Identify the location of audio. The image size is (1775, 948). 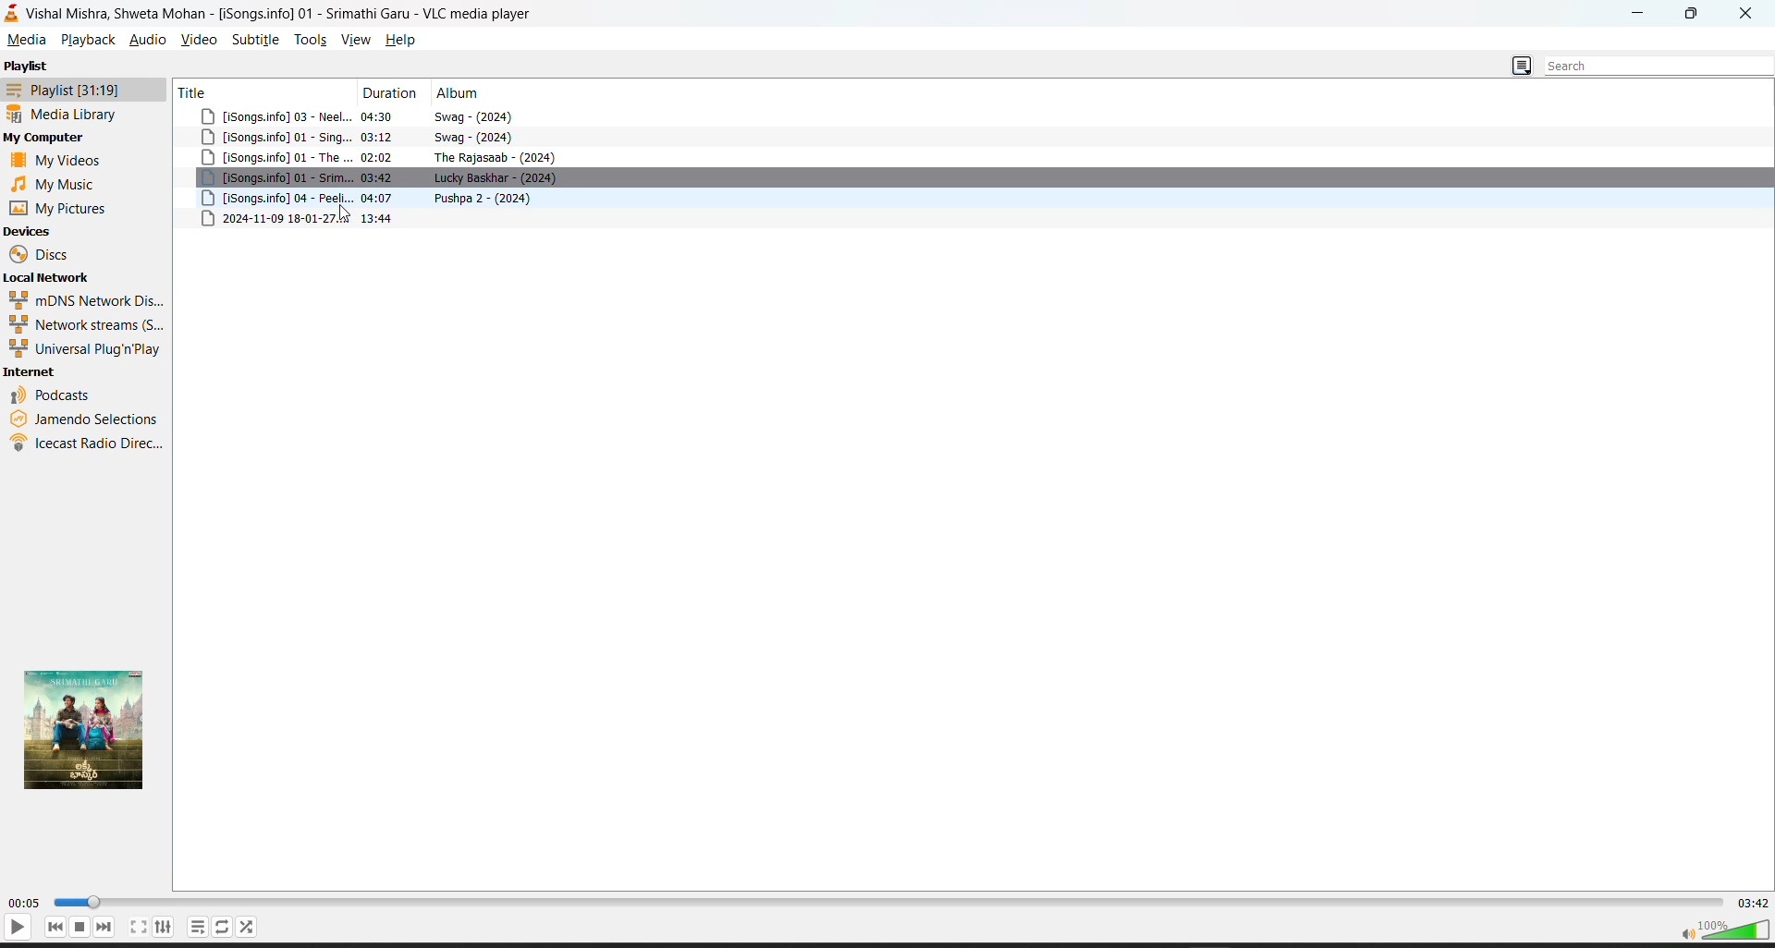
(149, 38).